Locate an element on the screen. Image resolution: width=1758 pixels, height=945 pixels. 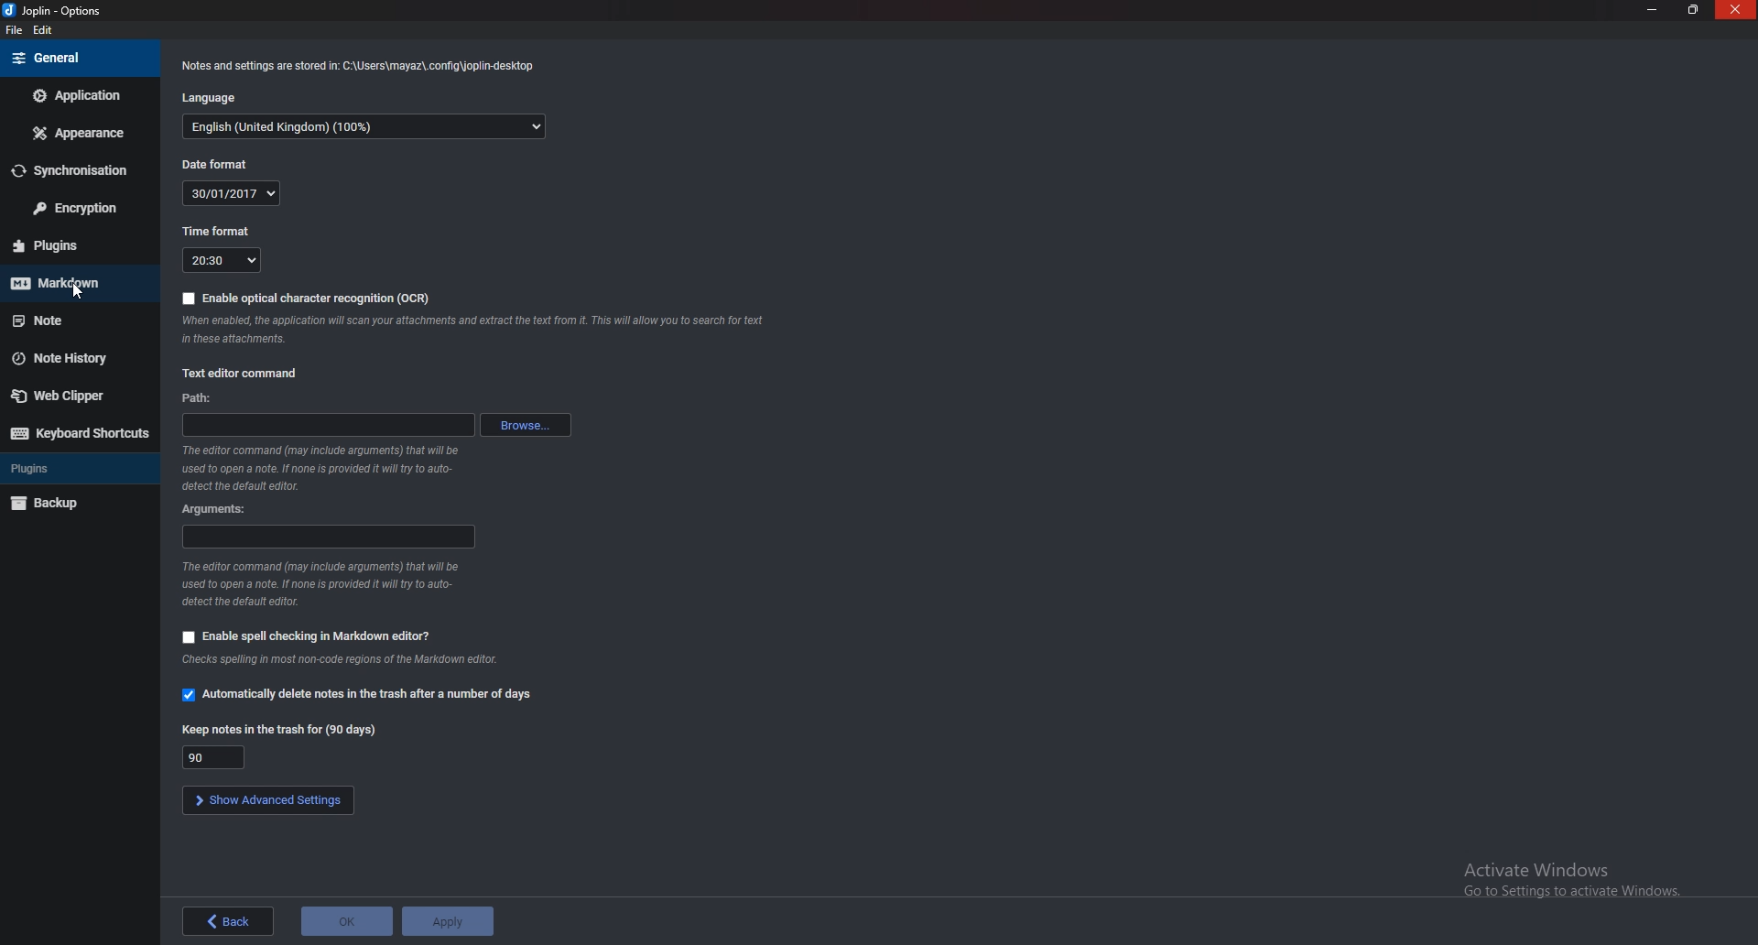
Minimize is located at coordinates (1655, 9).